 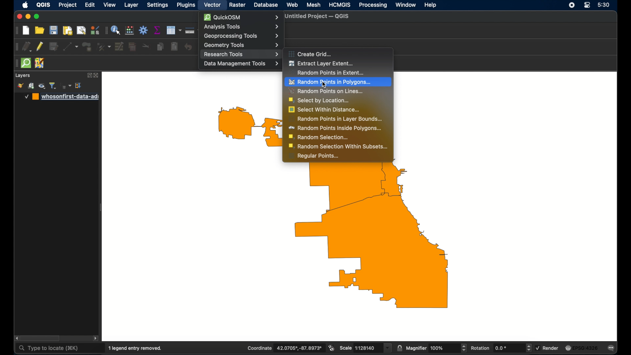 I want to click on data  management tools menu, so click(x=241, y=64).